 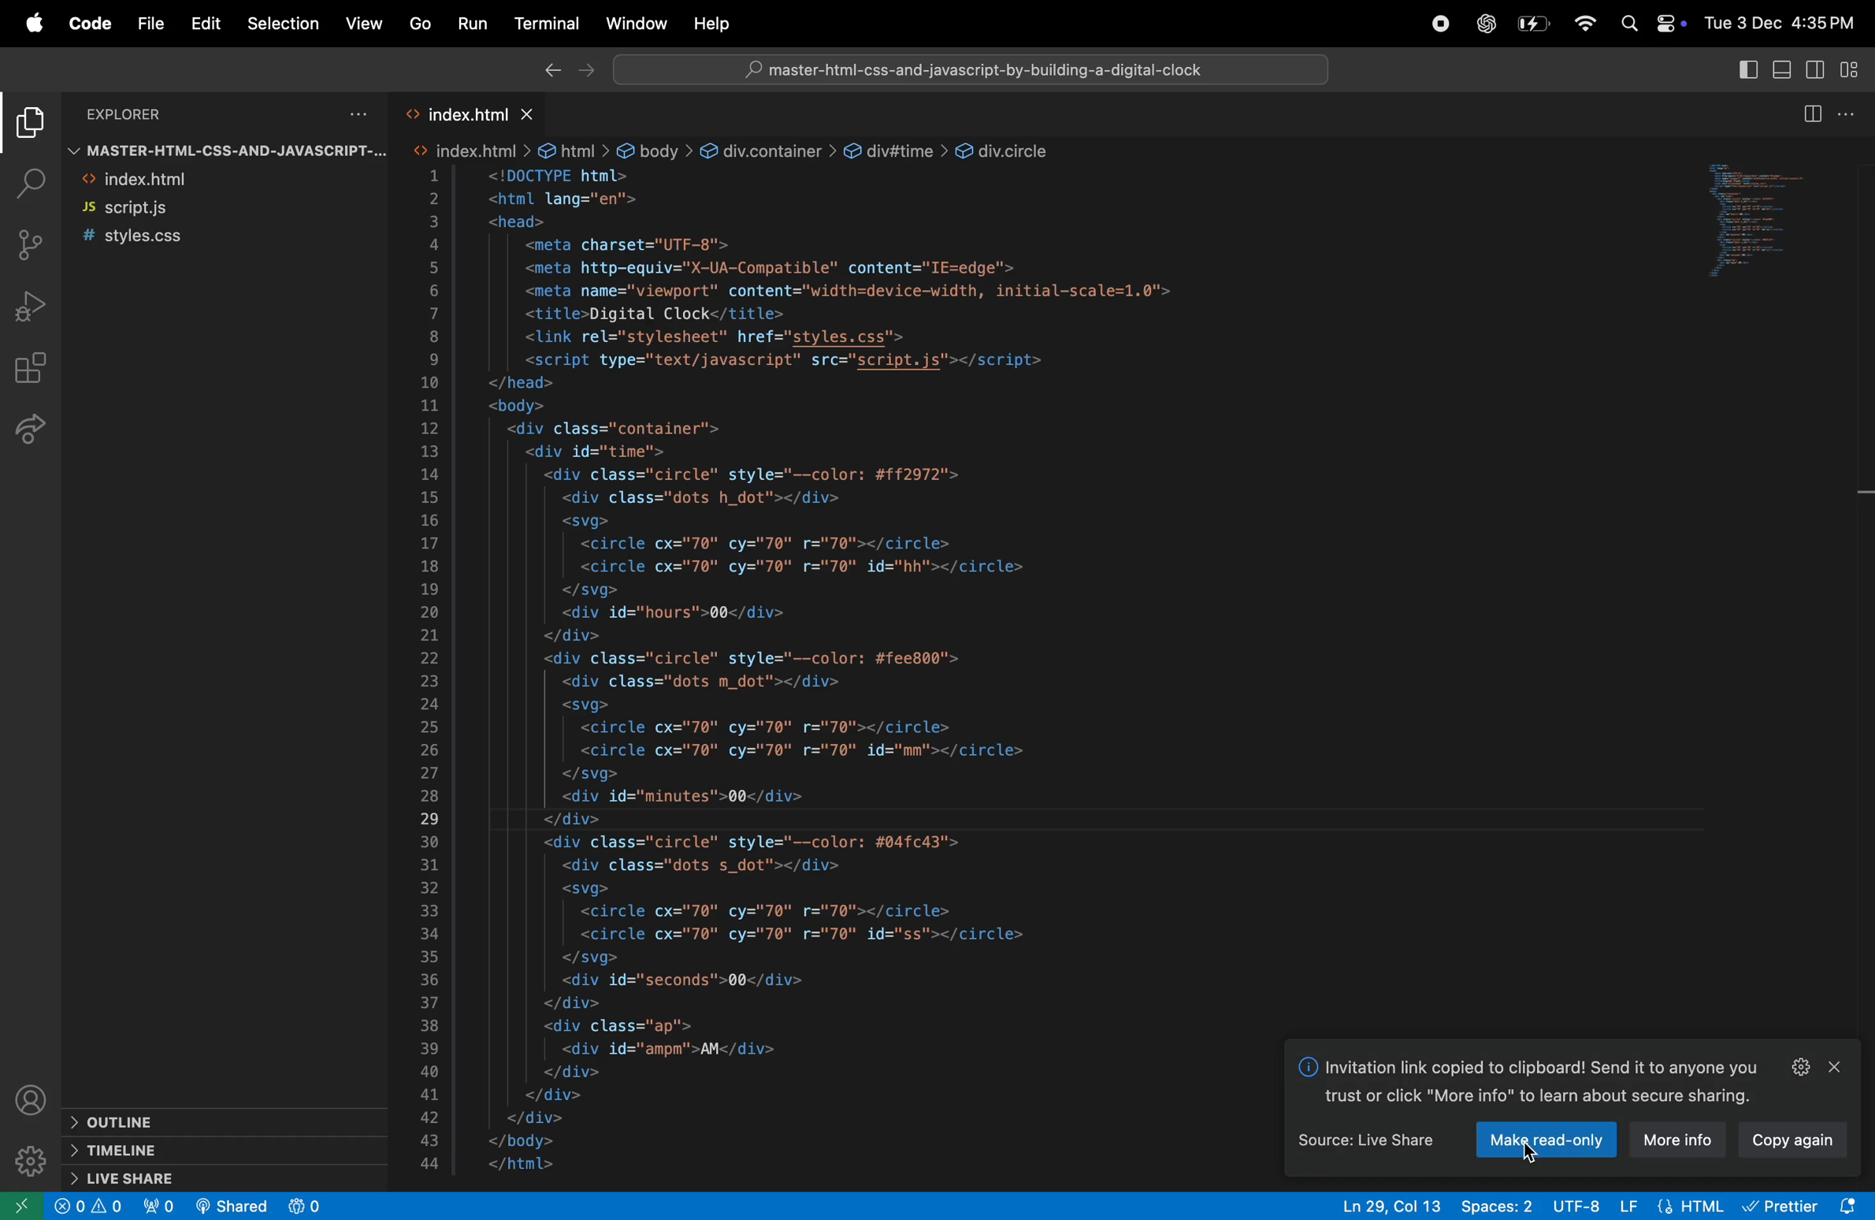 I want to click on space 2, so click(x=1499, y=1203).